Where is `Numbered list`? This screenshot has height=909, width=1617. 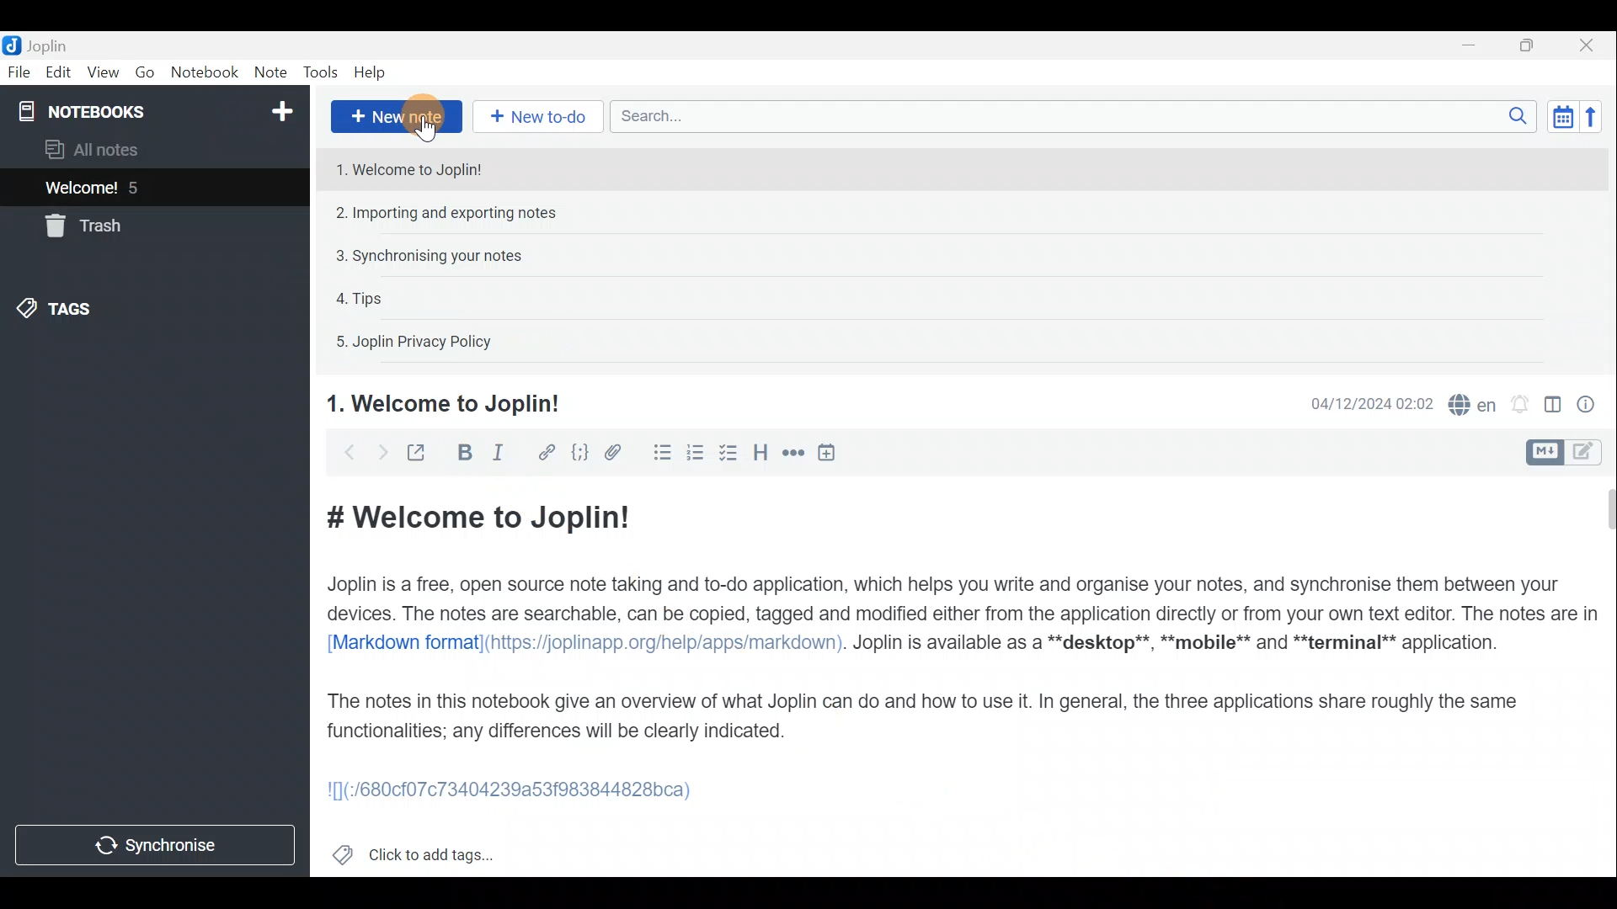
Numbered list is located at coordinates (696, 455).